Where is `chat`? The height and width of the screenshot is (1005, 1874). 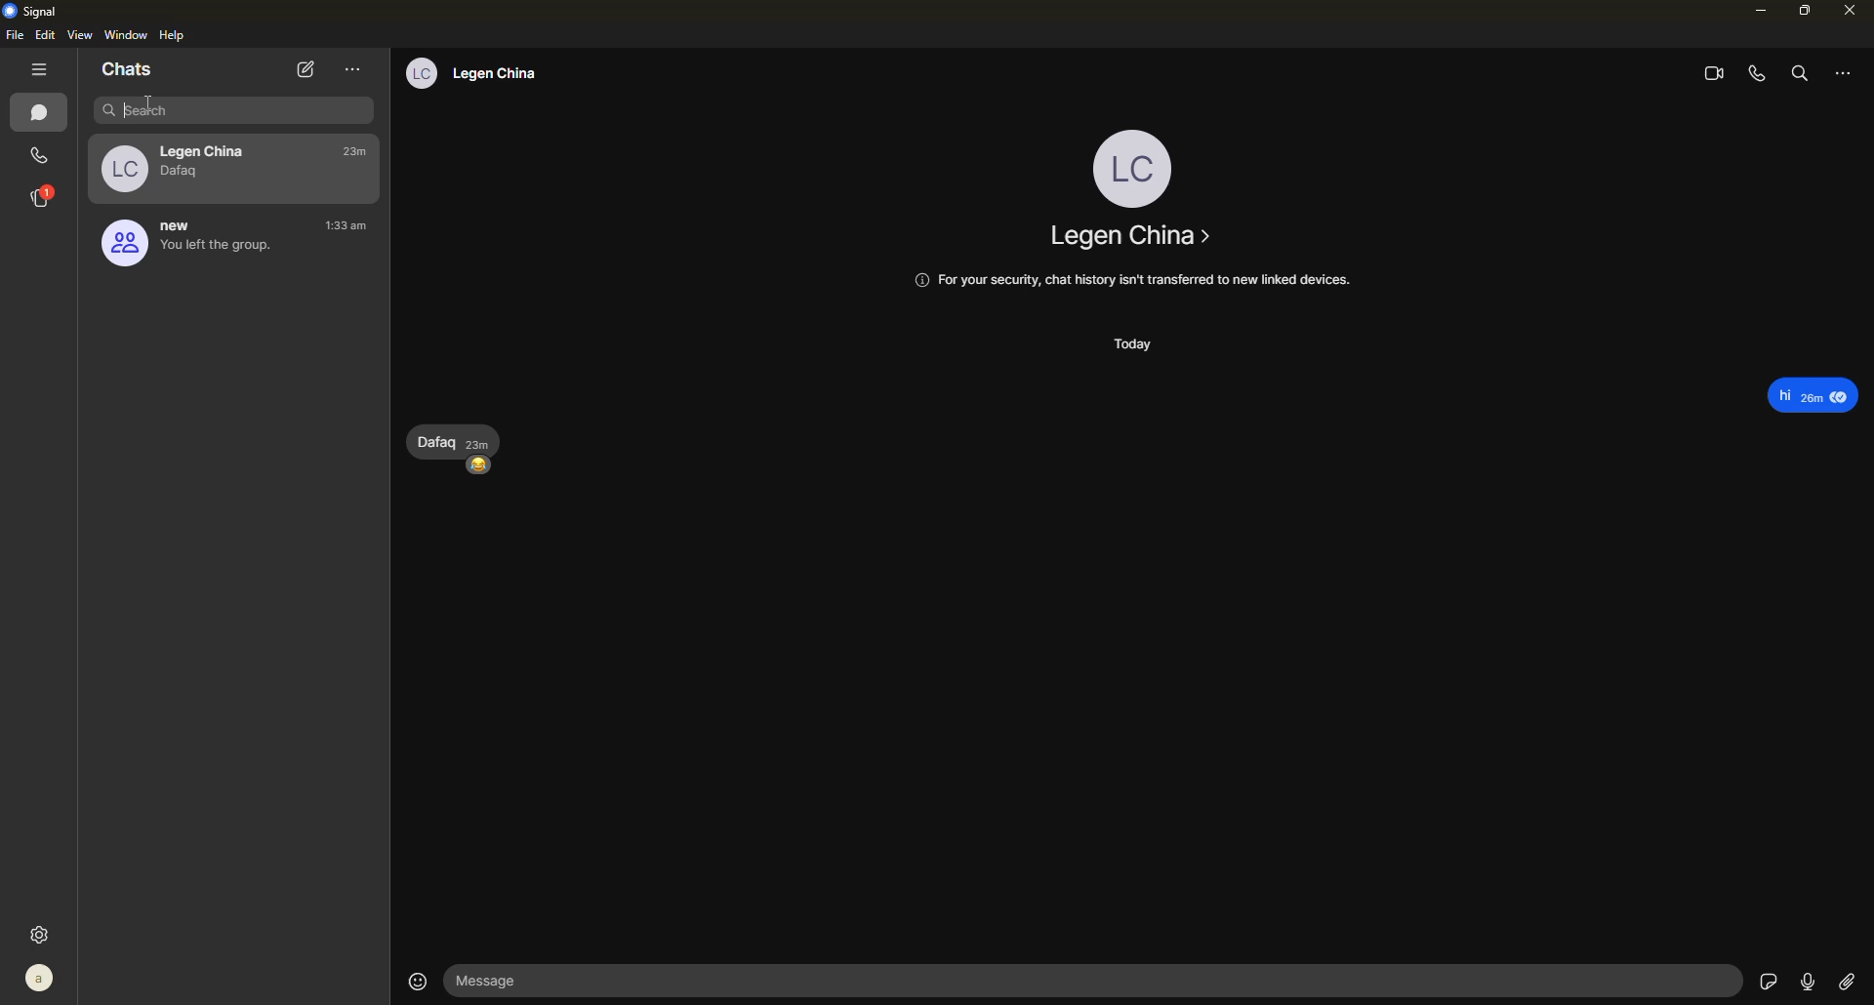
chat is located at coordinates (43, 117).